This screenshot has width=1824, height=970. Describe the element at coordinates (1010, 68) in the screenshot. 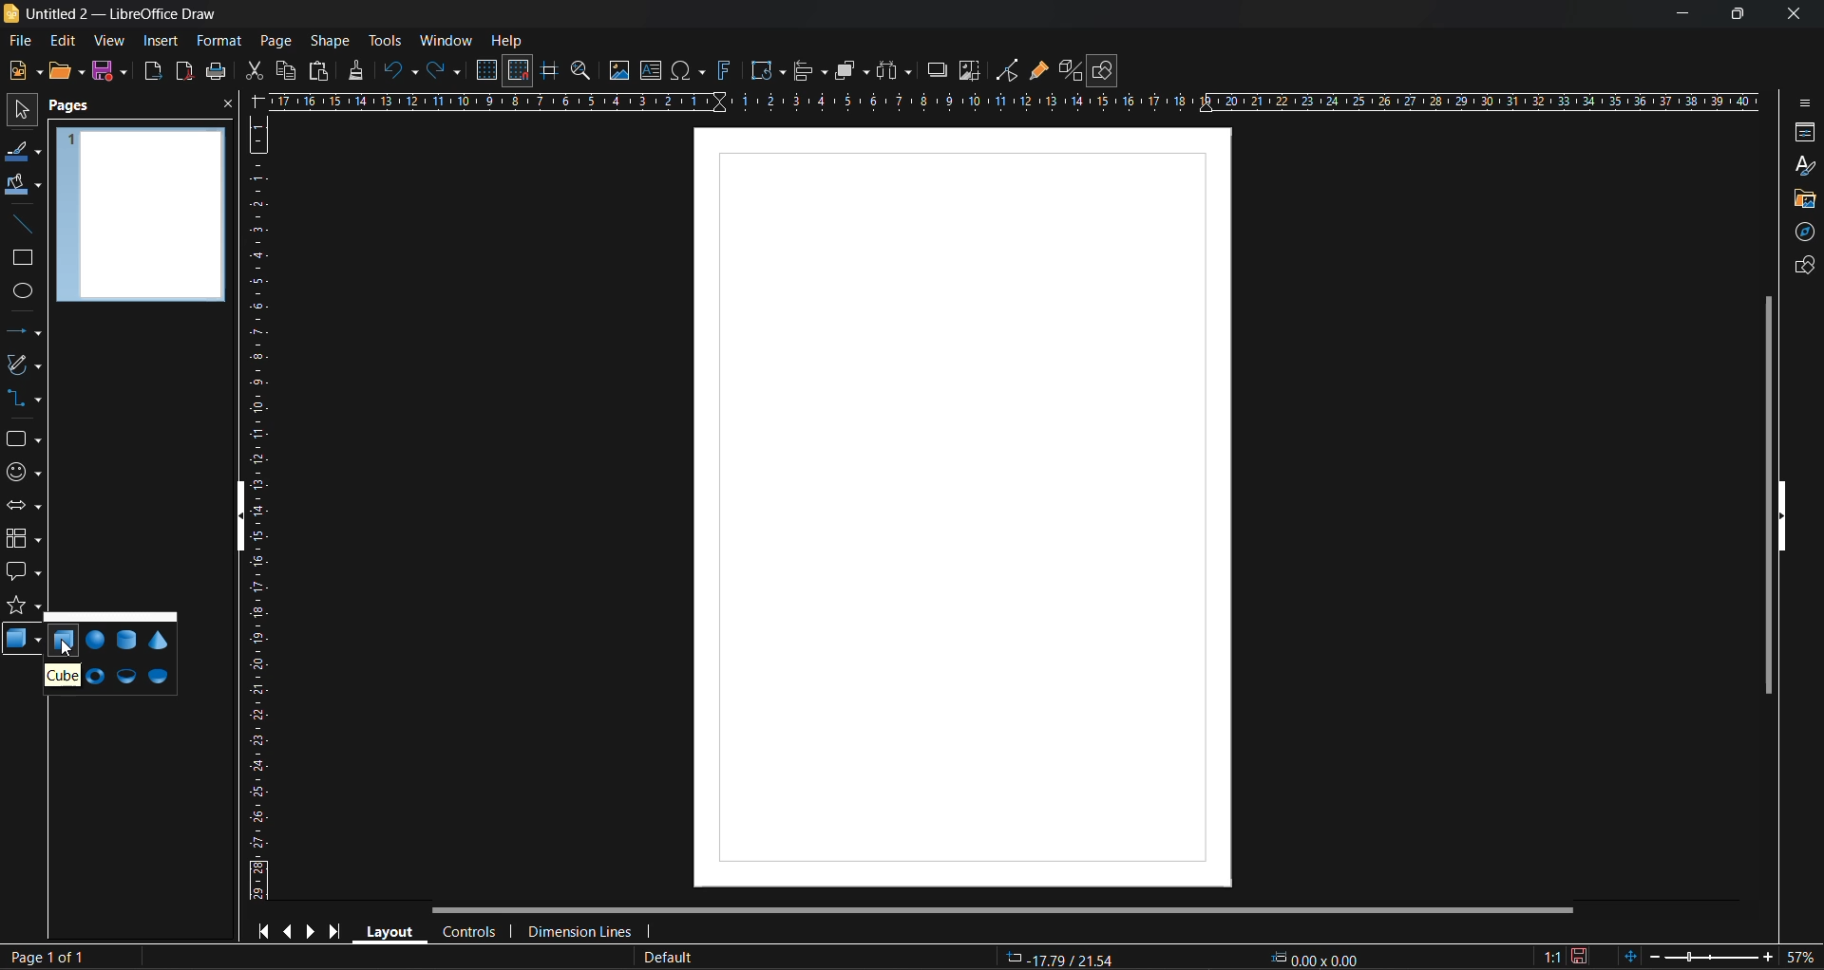

I see `toggle point edit mode` at that location.